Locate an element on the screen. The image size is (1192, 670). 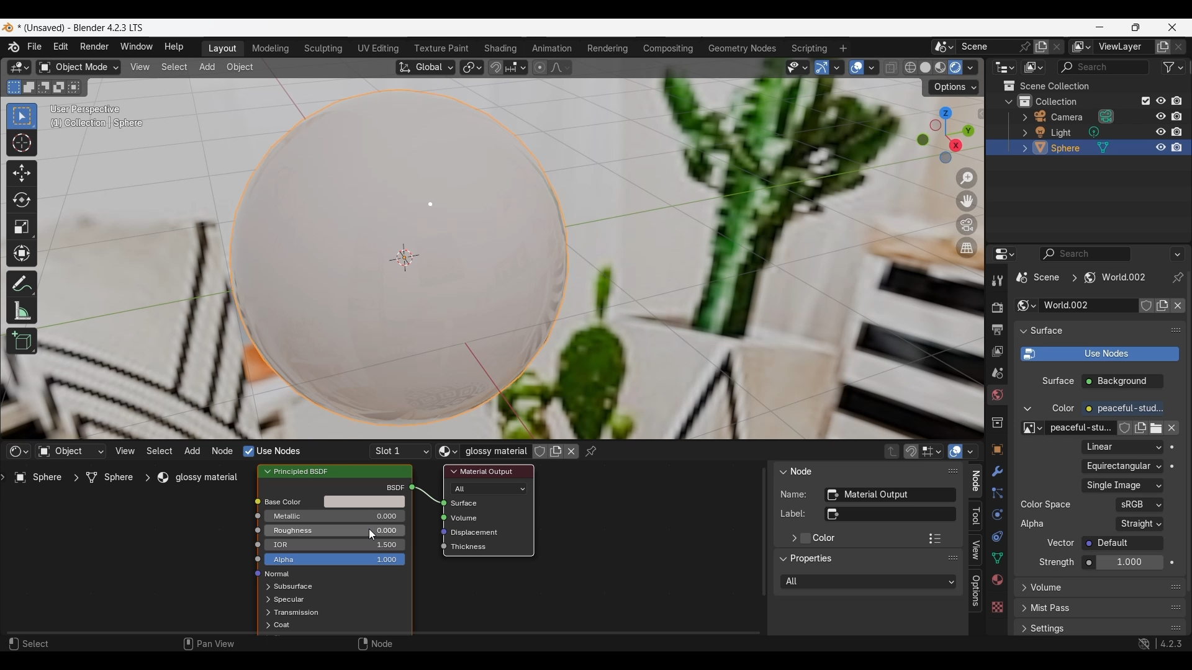
View layer name is located at coordinates (1123, 47).